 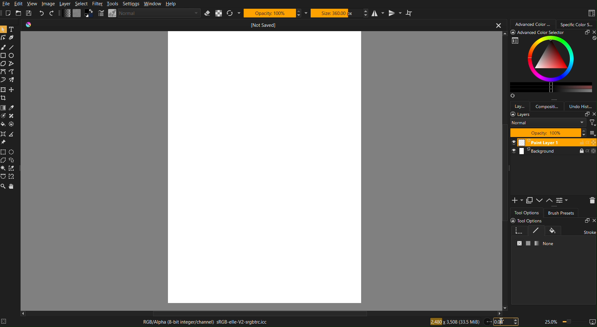 What do you see at coordinates (393, 13) in the screenshot?
I see `Vertical Mirror` at bounding box center [393, 13].